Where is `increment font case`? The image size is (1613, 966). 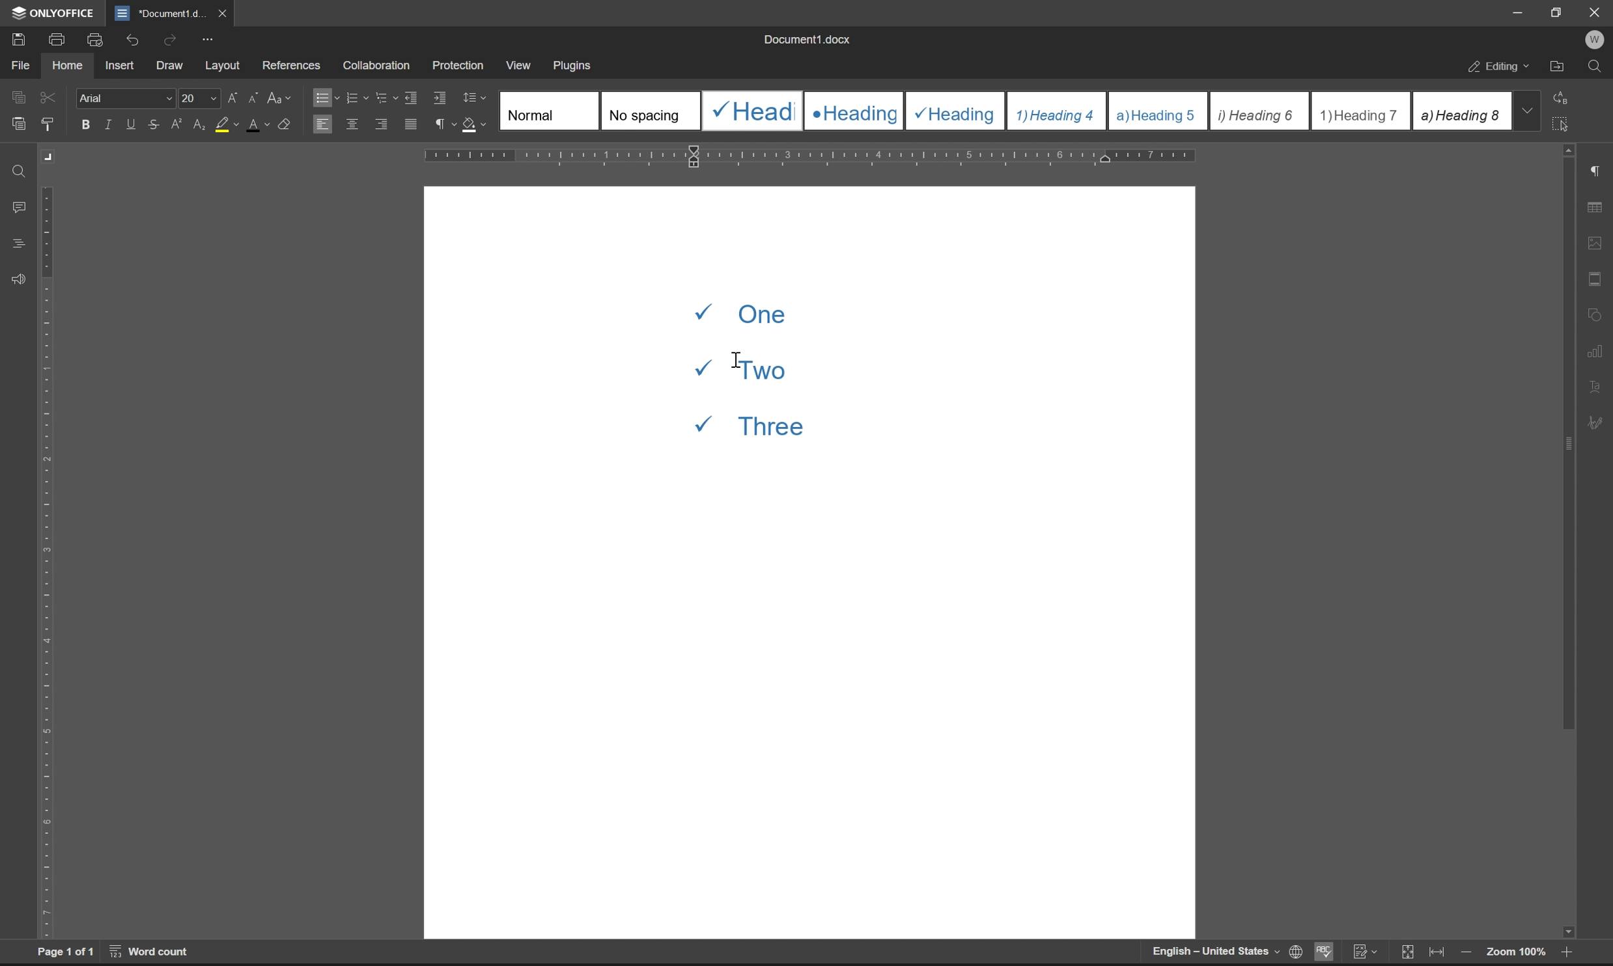
increment font case is located at coordinates (231, 95).